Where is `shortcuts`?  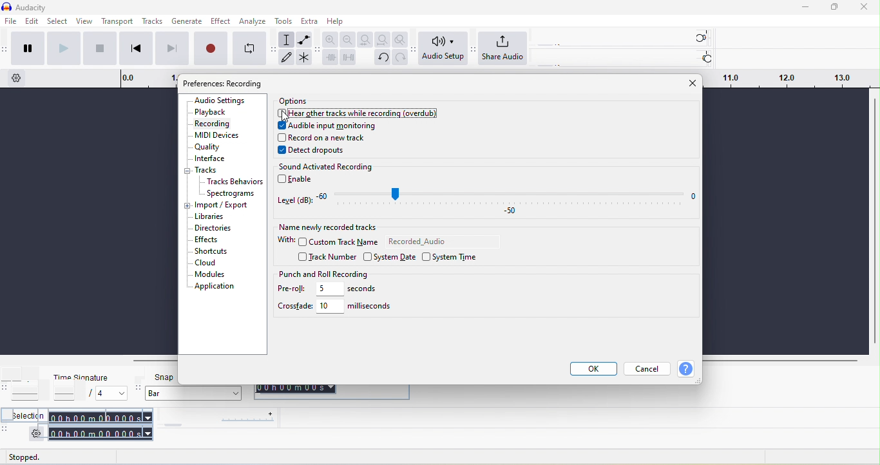
shortcuts is located at coordinates (211, 251).